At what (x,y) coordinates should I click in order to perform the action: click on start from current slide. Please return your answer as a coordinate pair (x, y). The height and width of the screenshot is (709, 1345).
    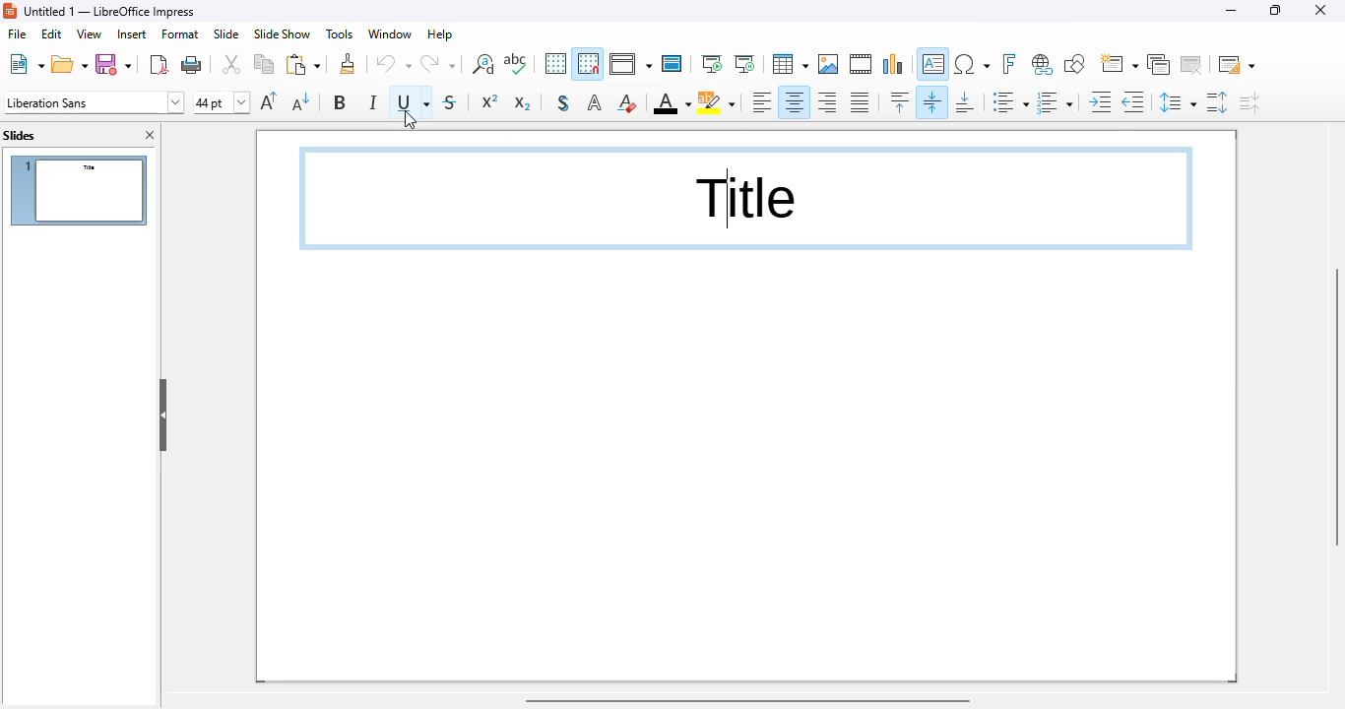
    Looking at the image, I should click on (744, 64).